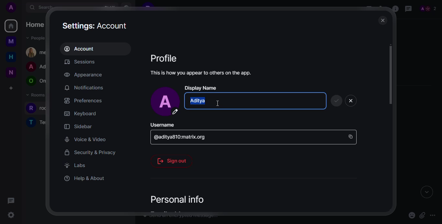  Describe the element at coordinates (75, 165) in the screenshot. I see `labs` at that location.